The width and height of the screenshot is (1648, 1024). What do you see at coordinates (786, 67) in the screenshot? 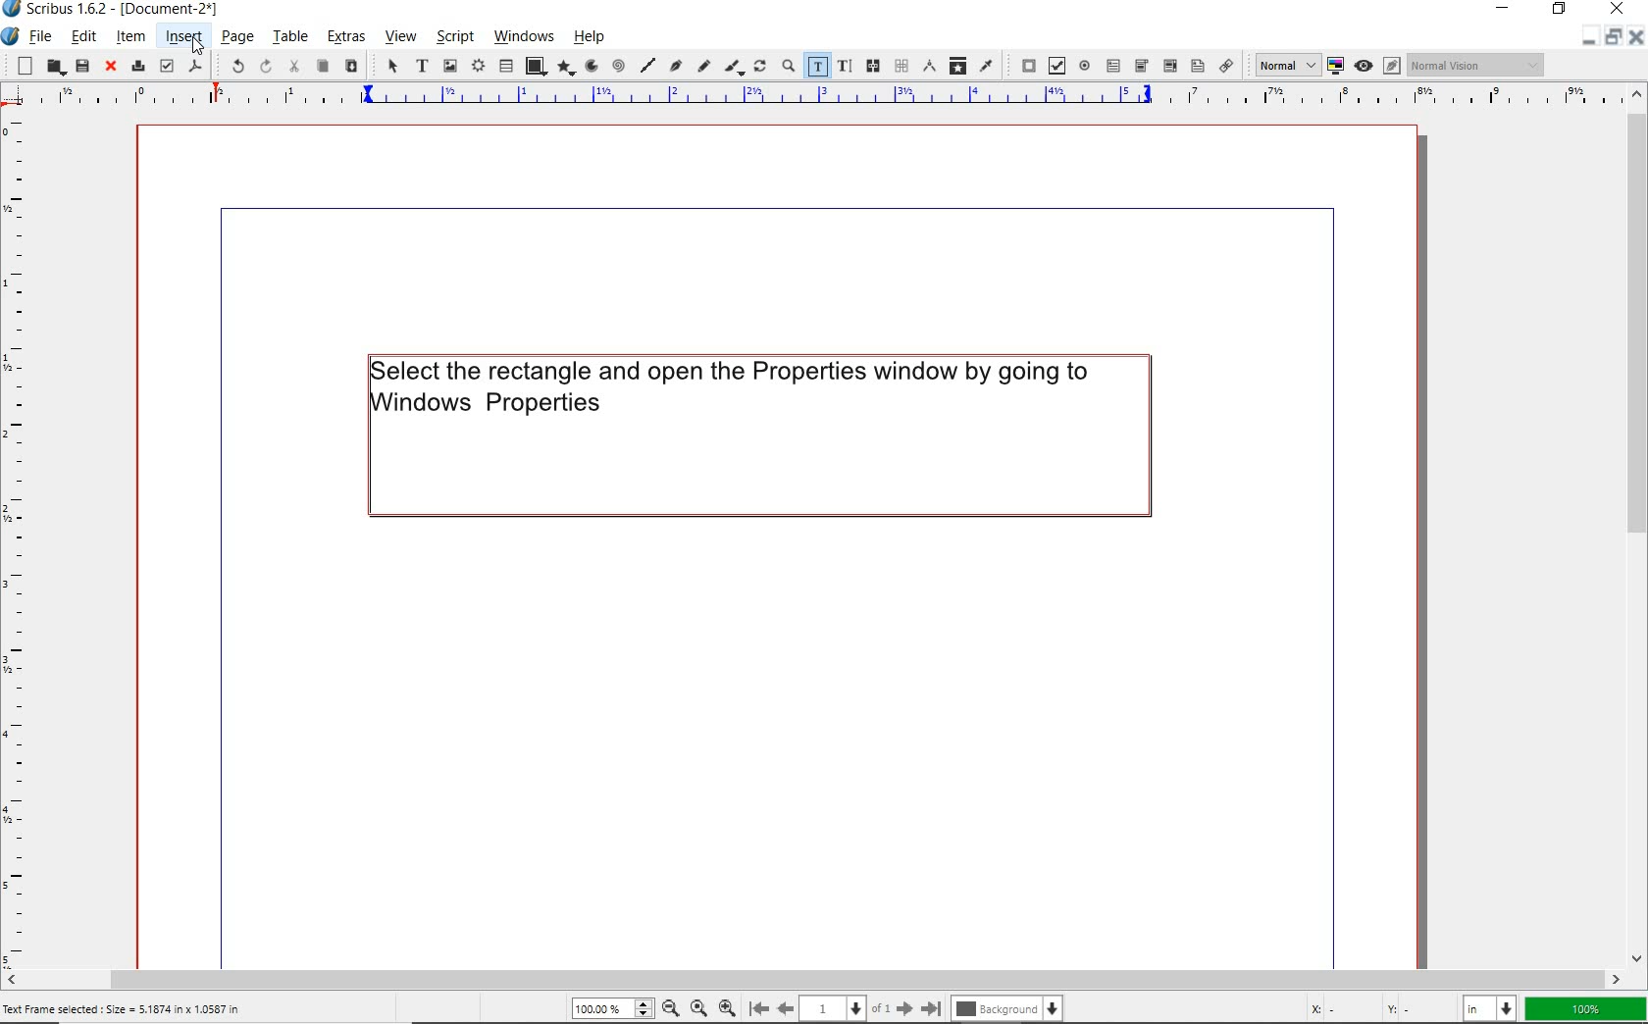
I see `zoom in or zoom out` at bounding box center [786, 67].